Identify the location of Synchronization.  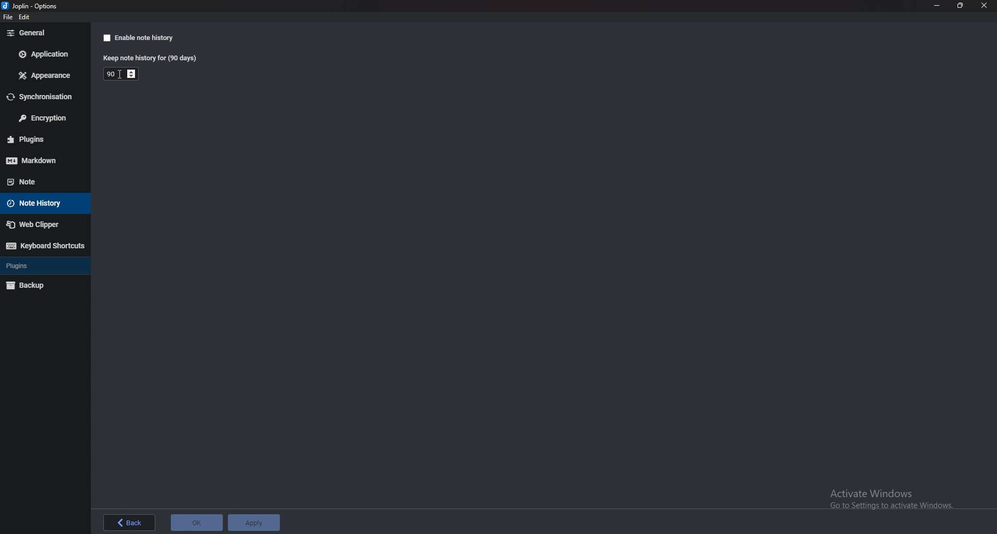
(44, 97).